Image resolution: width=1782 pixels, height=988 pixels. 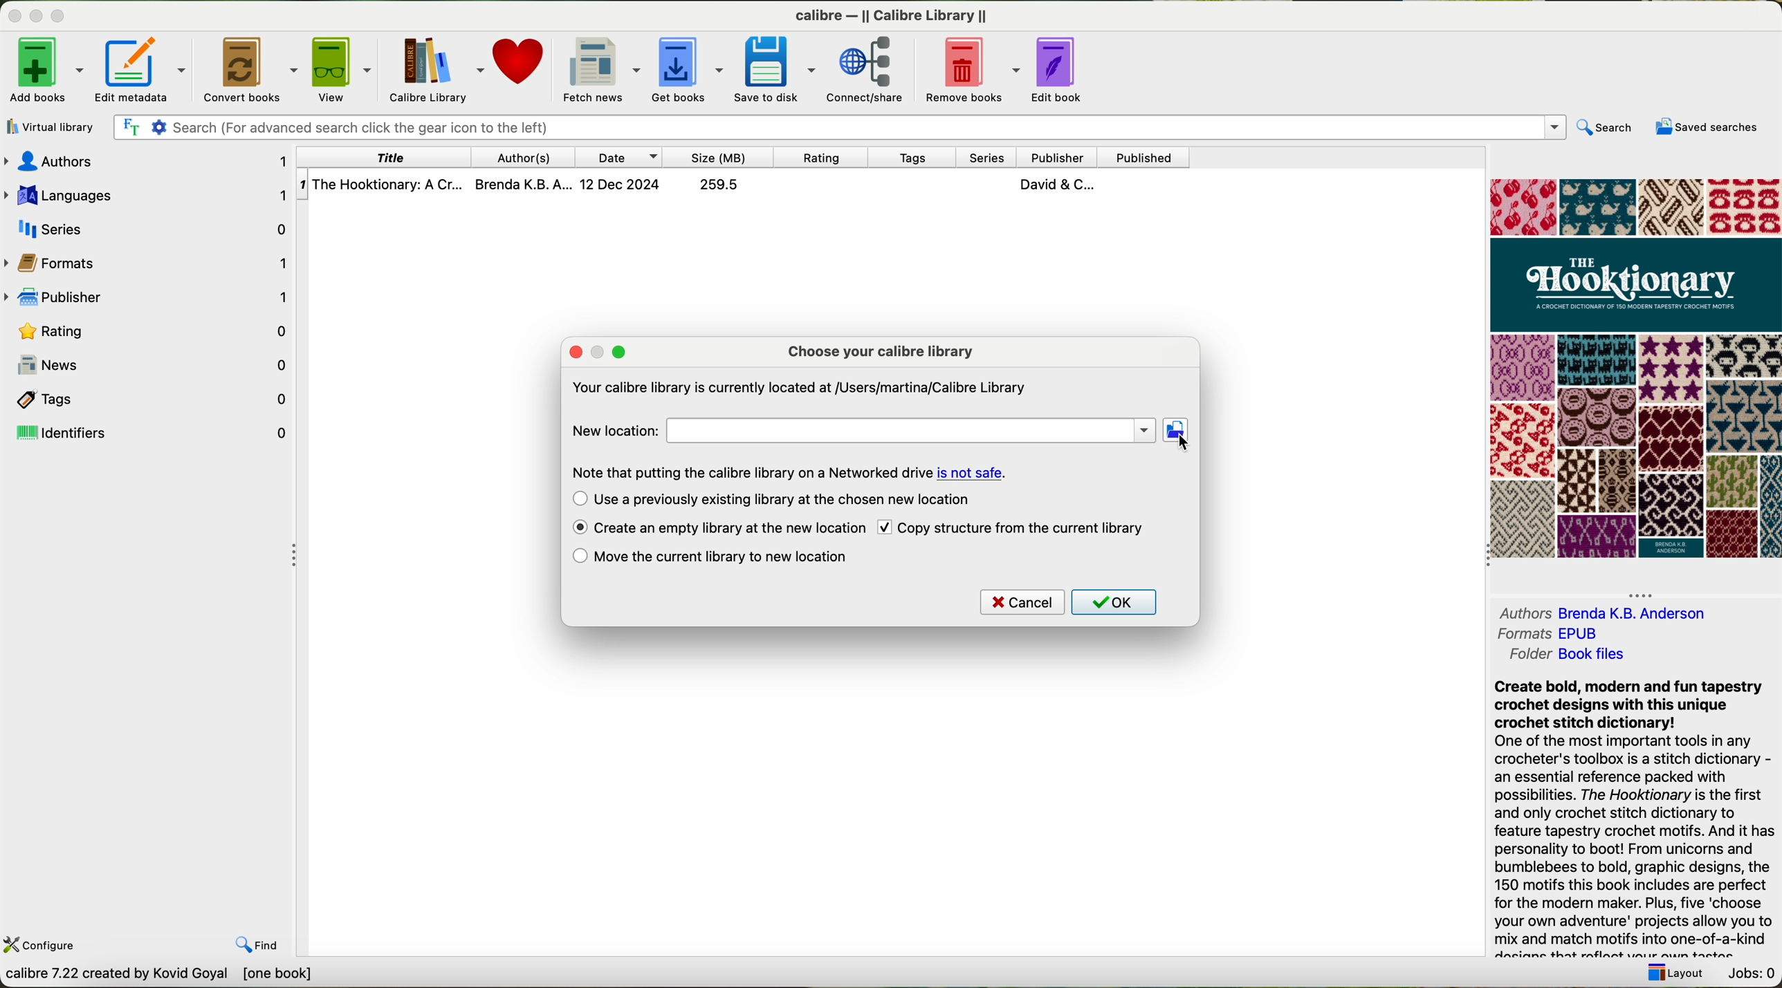 What do you see at coordinates (160, 365) in the screenshot?
I see `news` at bounding box center [160, 365].